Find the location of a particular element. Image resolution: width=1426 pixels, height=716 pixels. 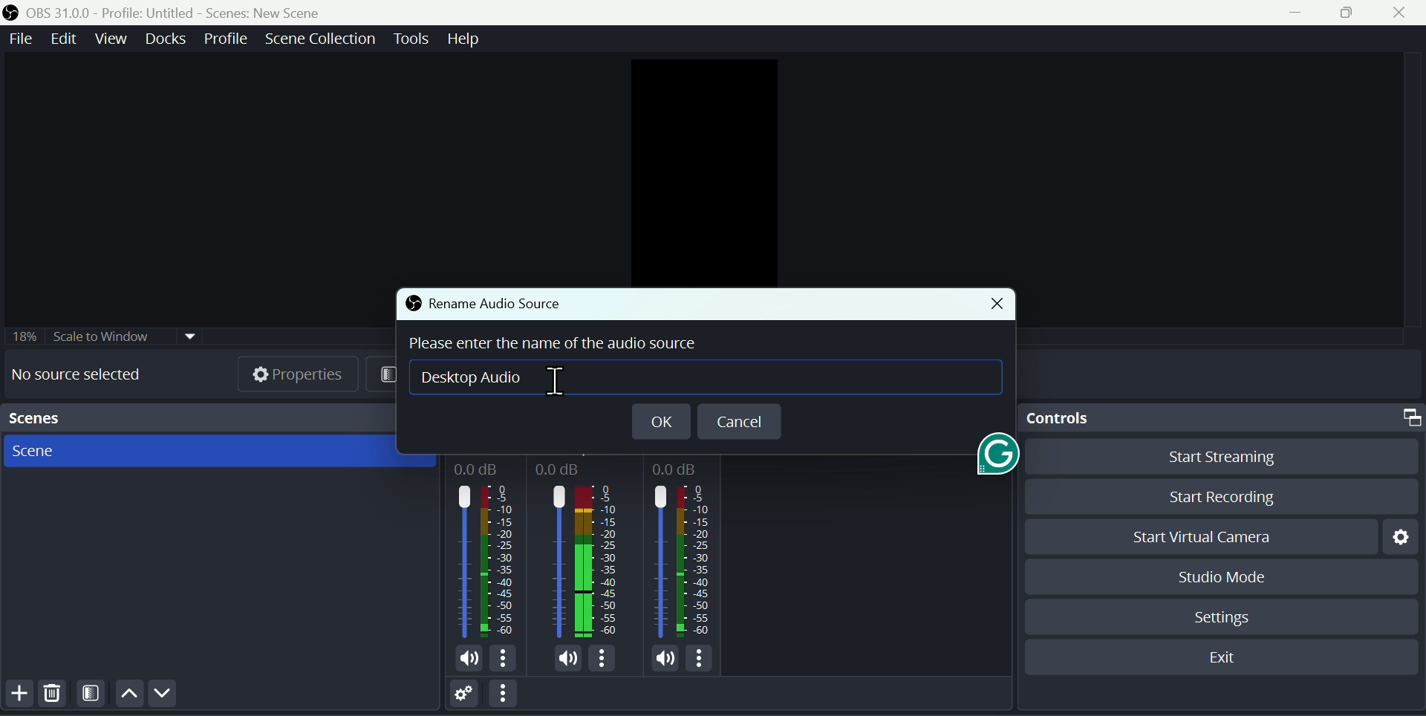

OBS 31.0.0 Profile: Untitled - Scenes: New Scene is located at coordinates (183, 10).